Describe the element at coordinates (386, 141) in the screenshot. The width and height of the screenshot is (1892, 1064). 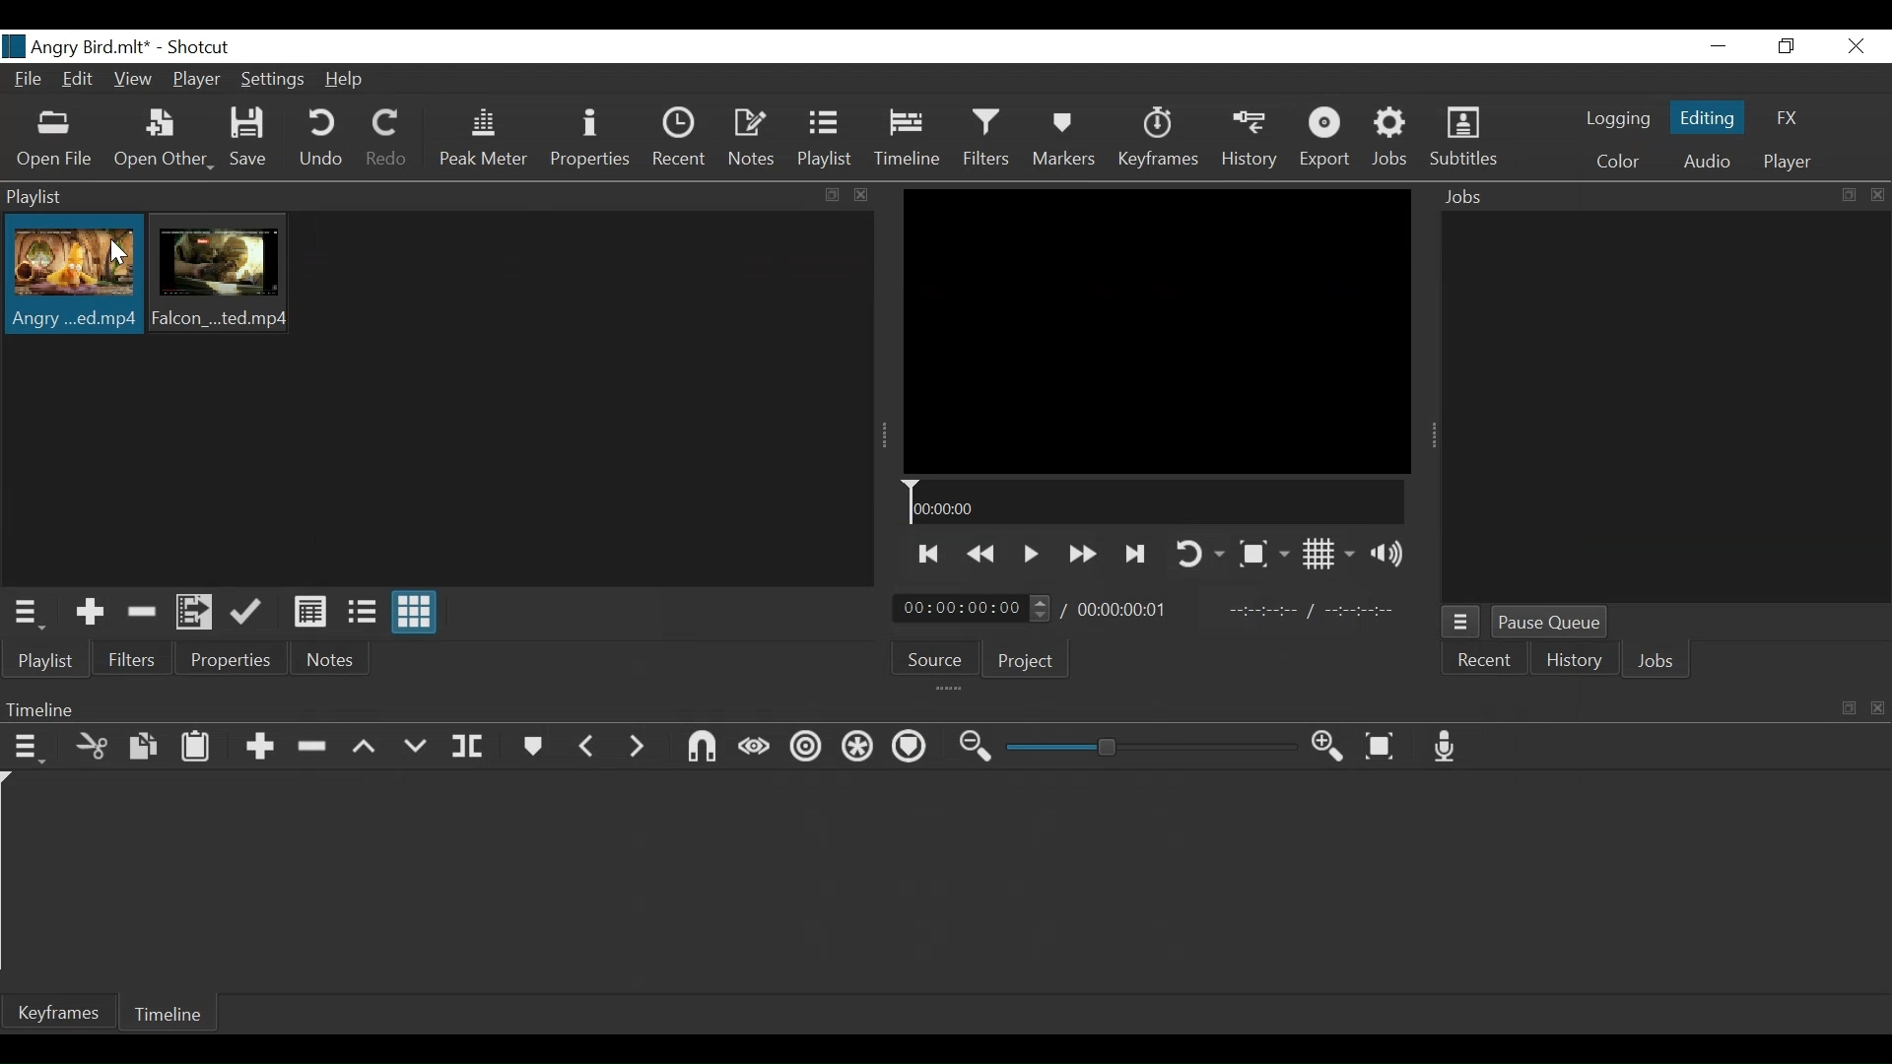
I see `Redo` at that location.